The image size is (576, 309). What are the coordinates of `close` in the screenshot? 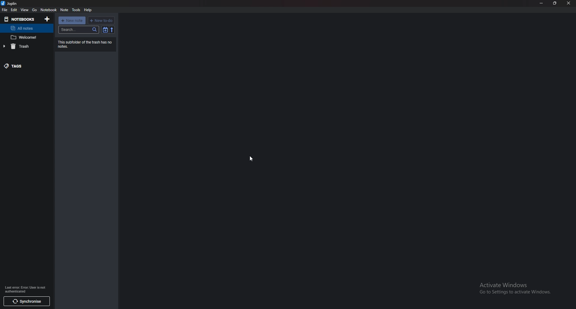 It's located at (569, 3).